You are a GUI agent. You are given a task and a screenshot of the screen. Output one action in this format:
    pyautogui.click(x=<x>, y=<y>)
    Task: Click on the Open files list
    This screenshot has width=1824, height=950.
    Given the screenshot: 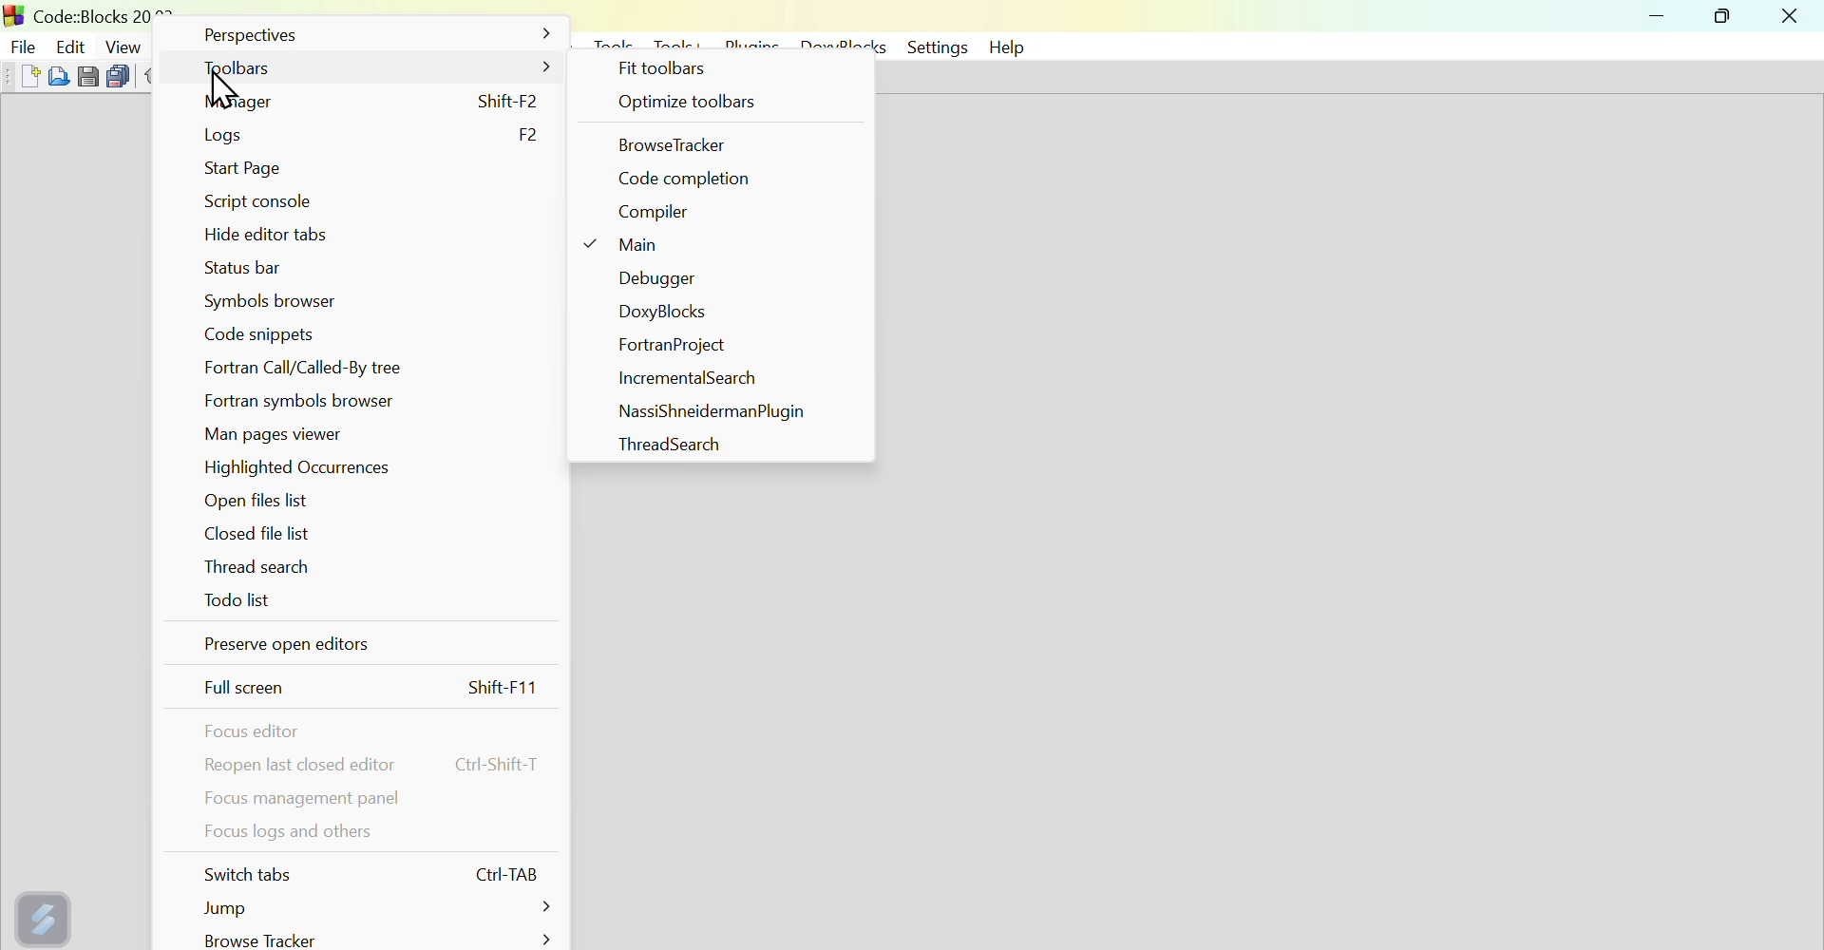 What is the action you would take?
    pyautogui.click(x=260, y=503)
    